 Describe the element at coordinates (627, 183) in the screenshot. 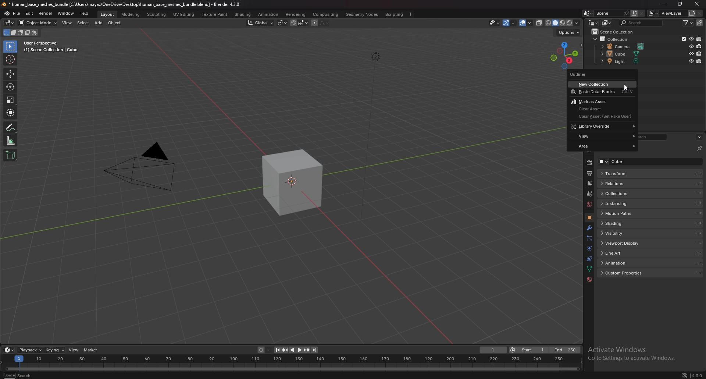

I see `relations` at that location.